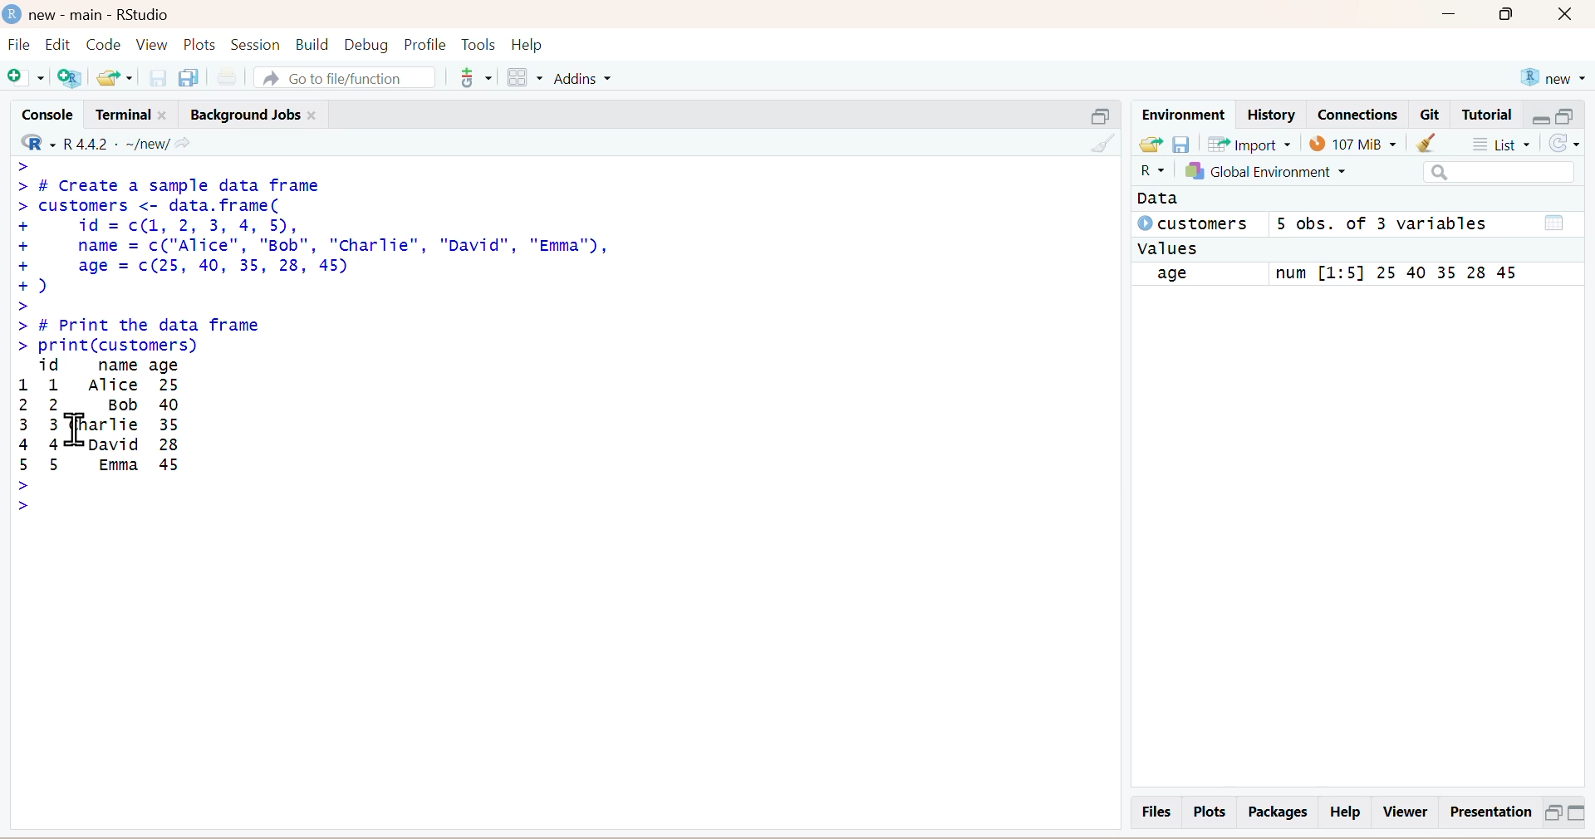 This screenshot has width=1595, height=839. Describe the element at coordinates (1159, 199) in the screenshot. I see `Data` at that location.